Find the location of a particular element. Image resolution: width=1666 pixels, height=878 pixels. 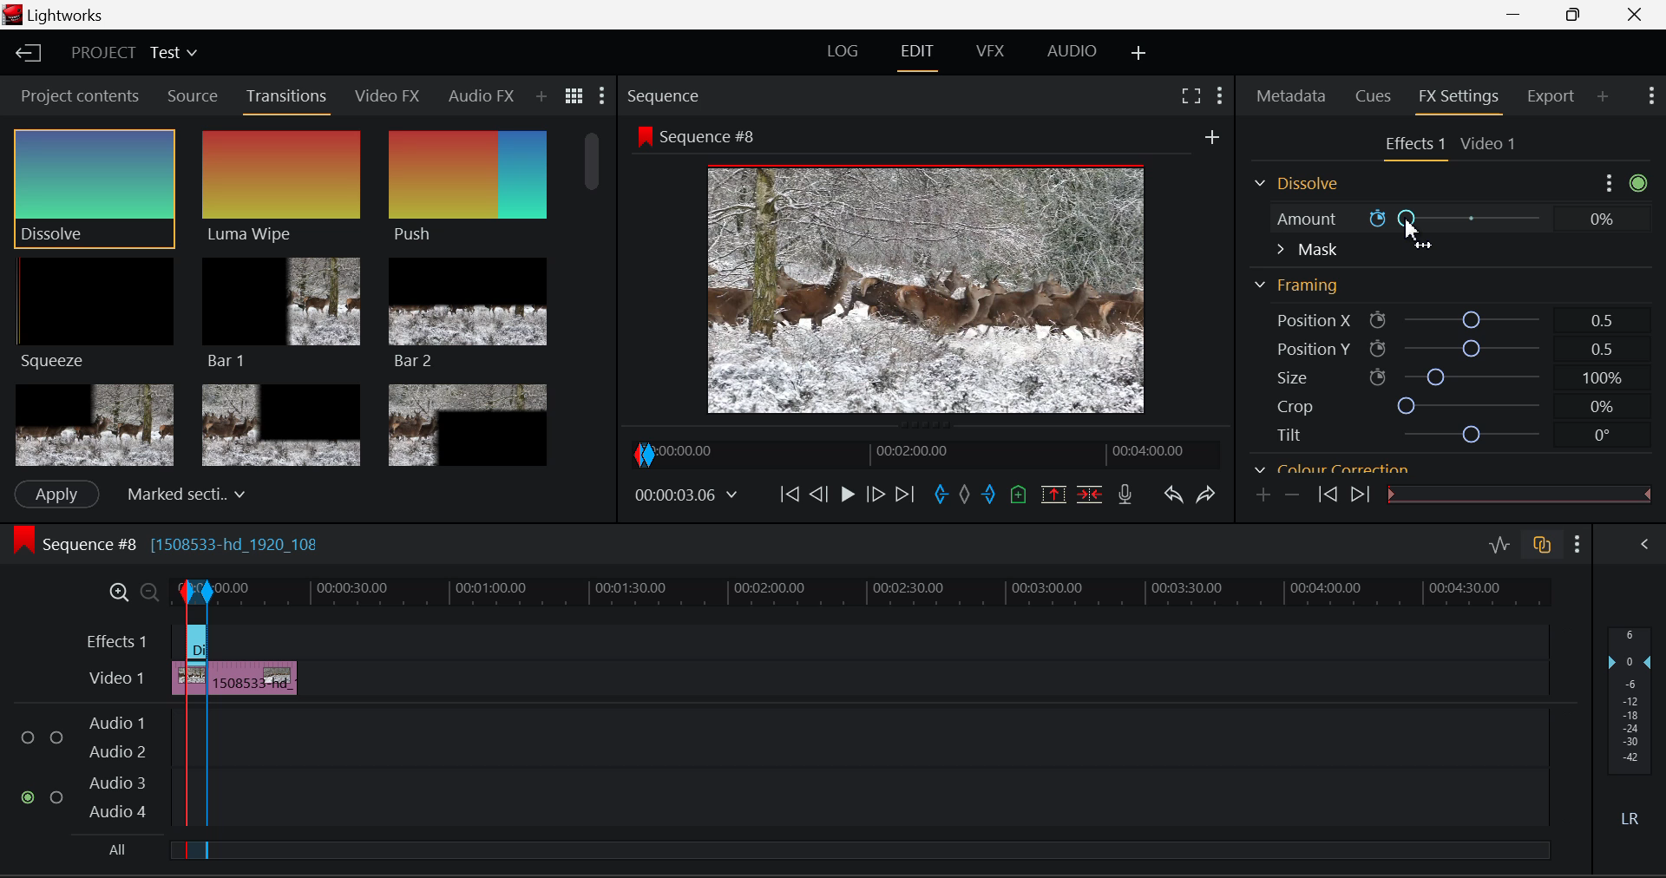

Project Timeline is located at coordinates (883, 591).